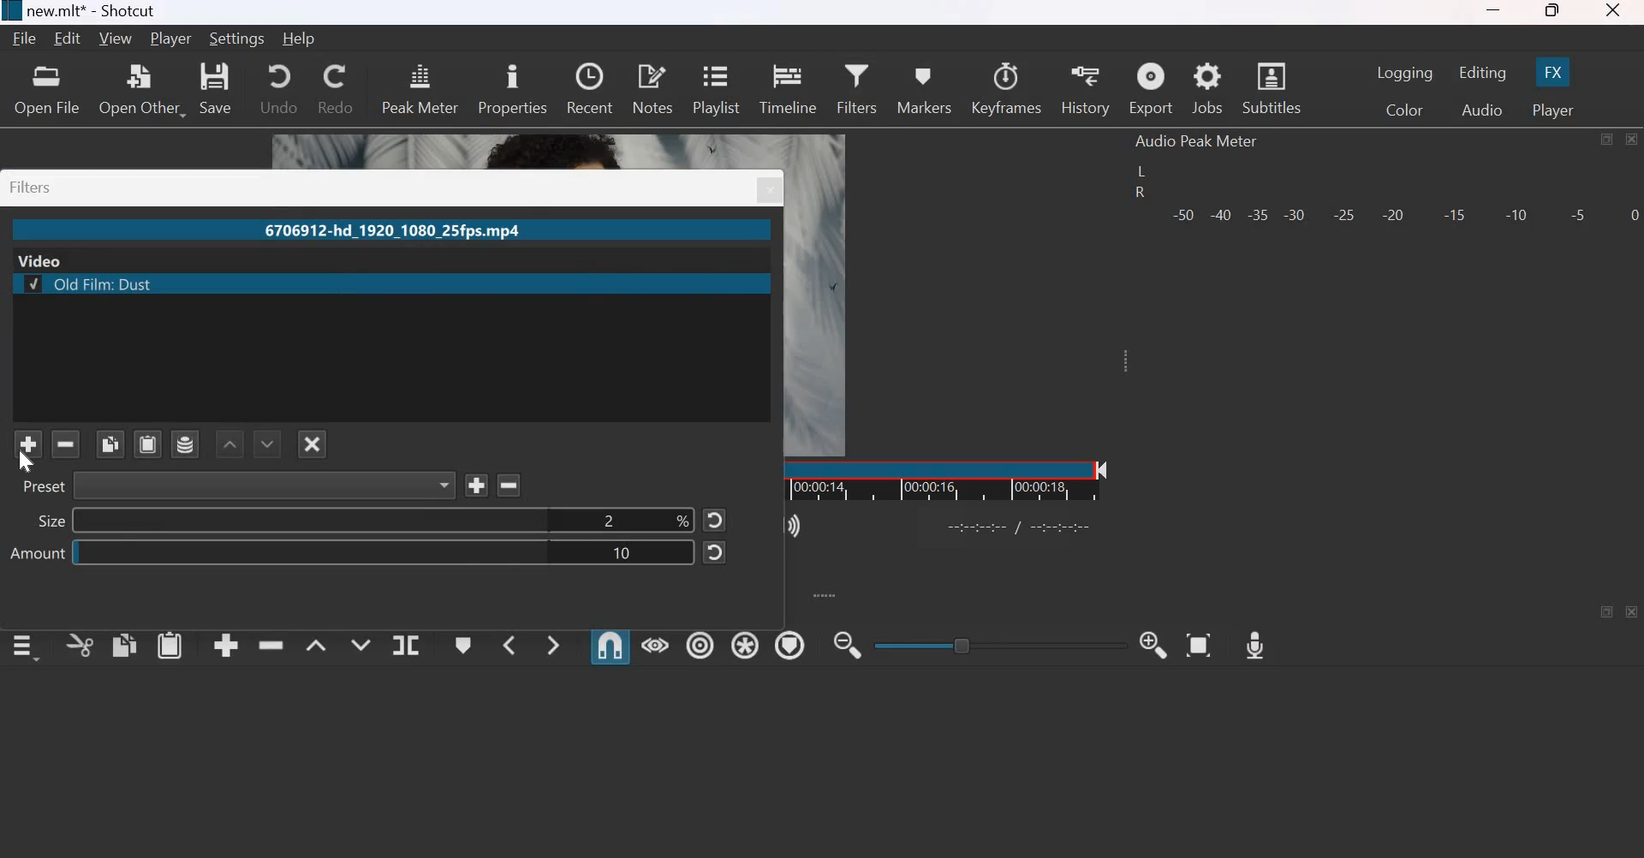 The width and height of the screenshot is (1644, 858). Describe the element at coordinates (1207, 89) in the screenshot. I see `Jobs` at that location.